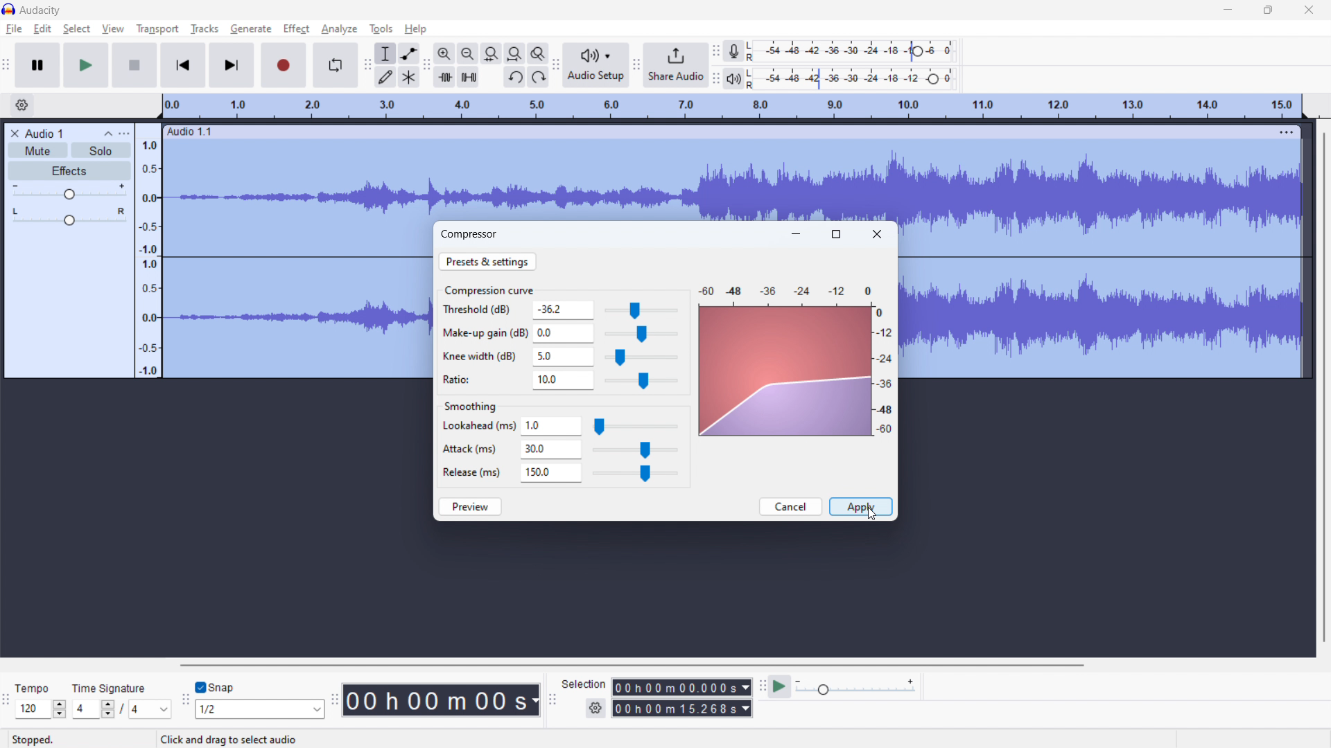  Describe the element at coordinates (595, 64) in the screenshot. I see `audio setup` at that location.